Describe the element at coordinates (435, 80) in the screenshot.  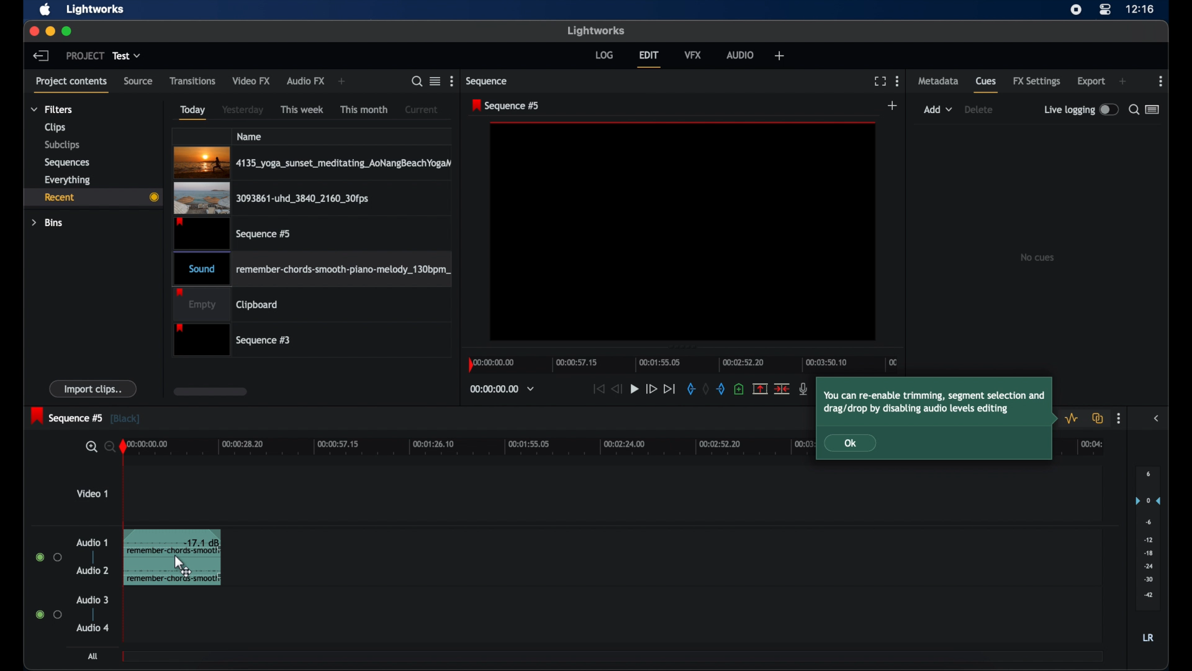
I see `toggle list or tile view` at that location.